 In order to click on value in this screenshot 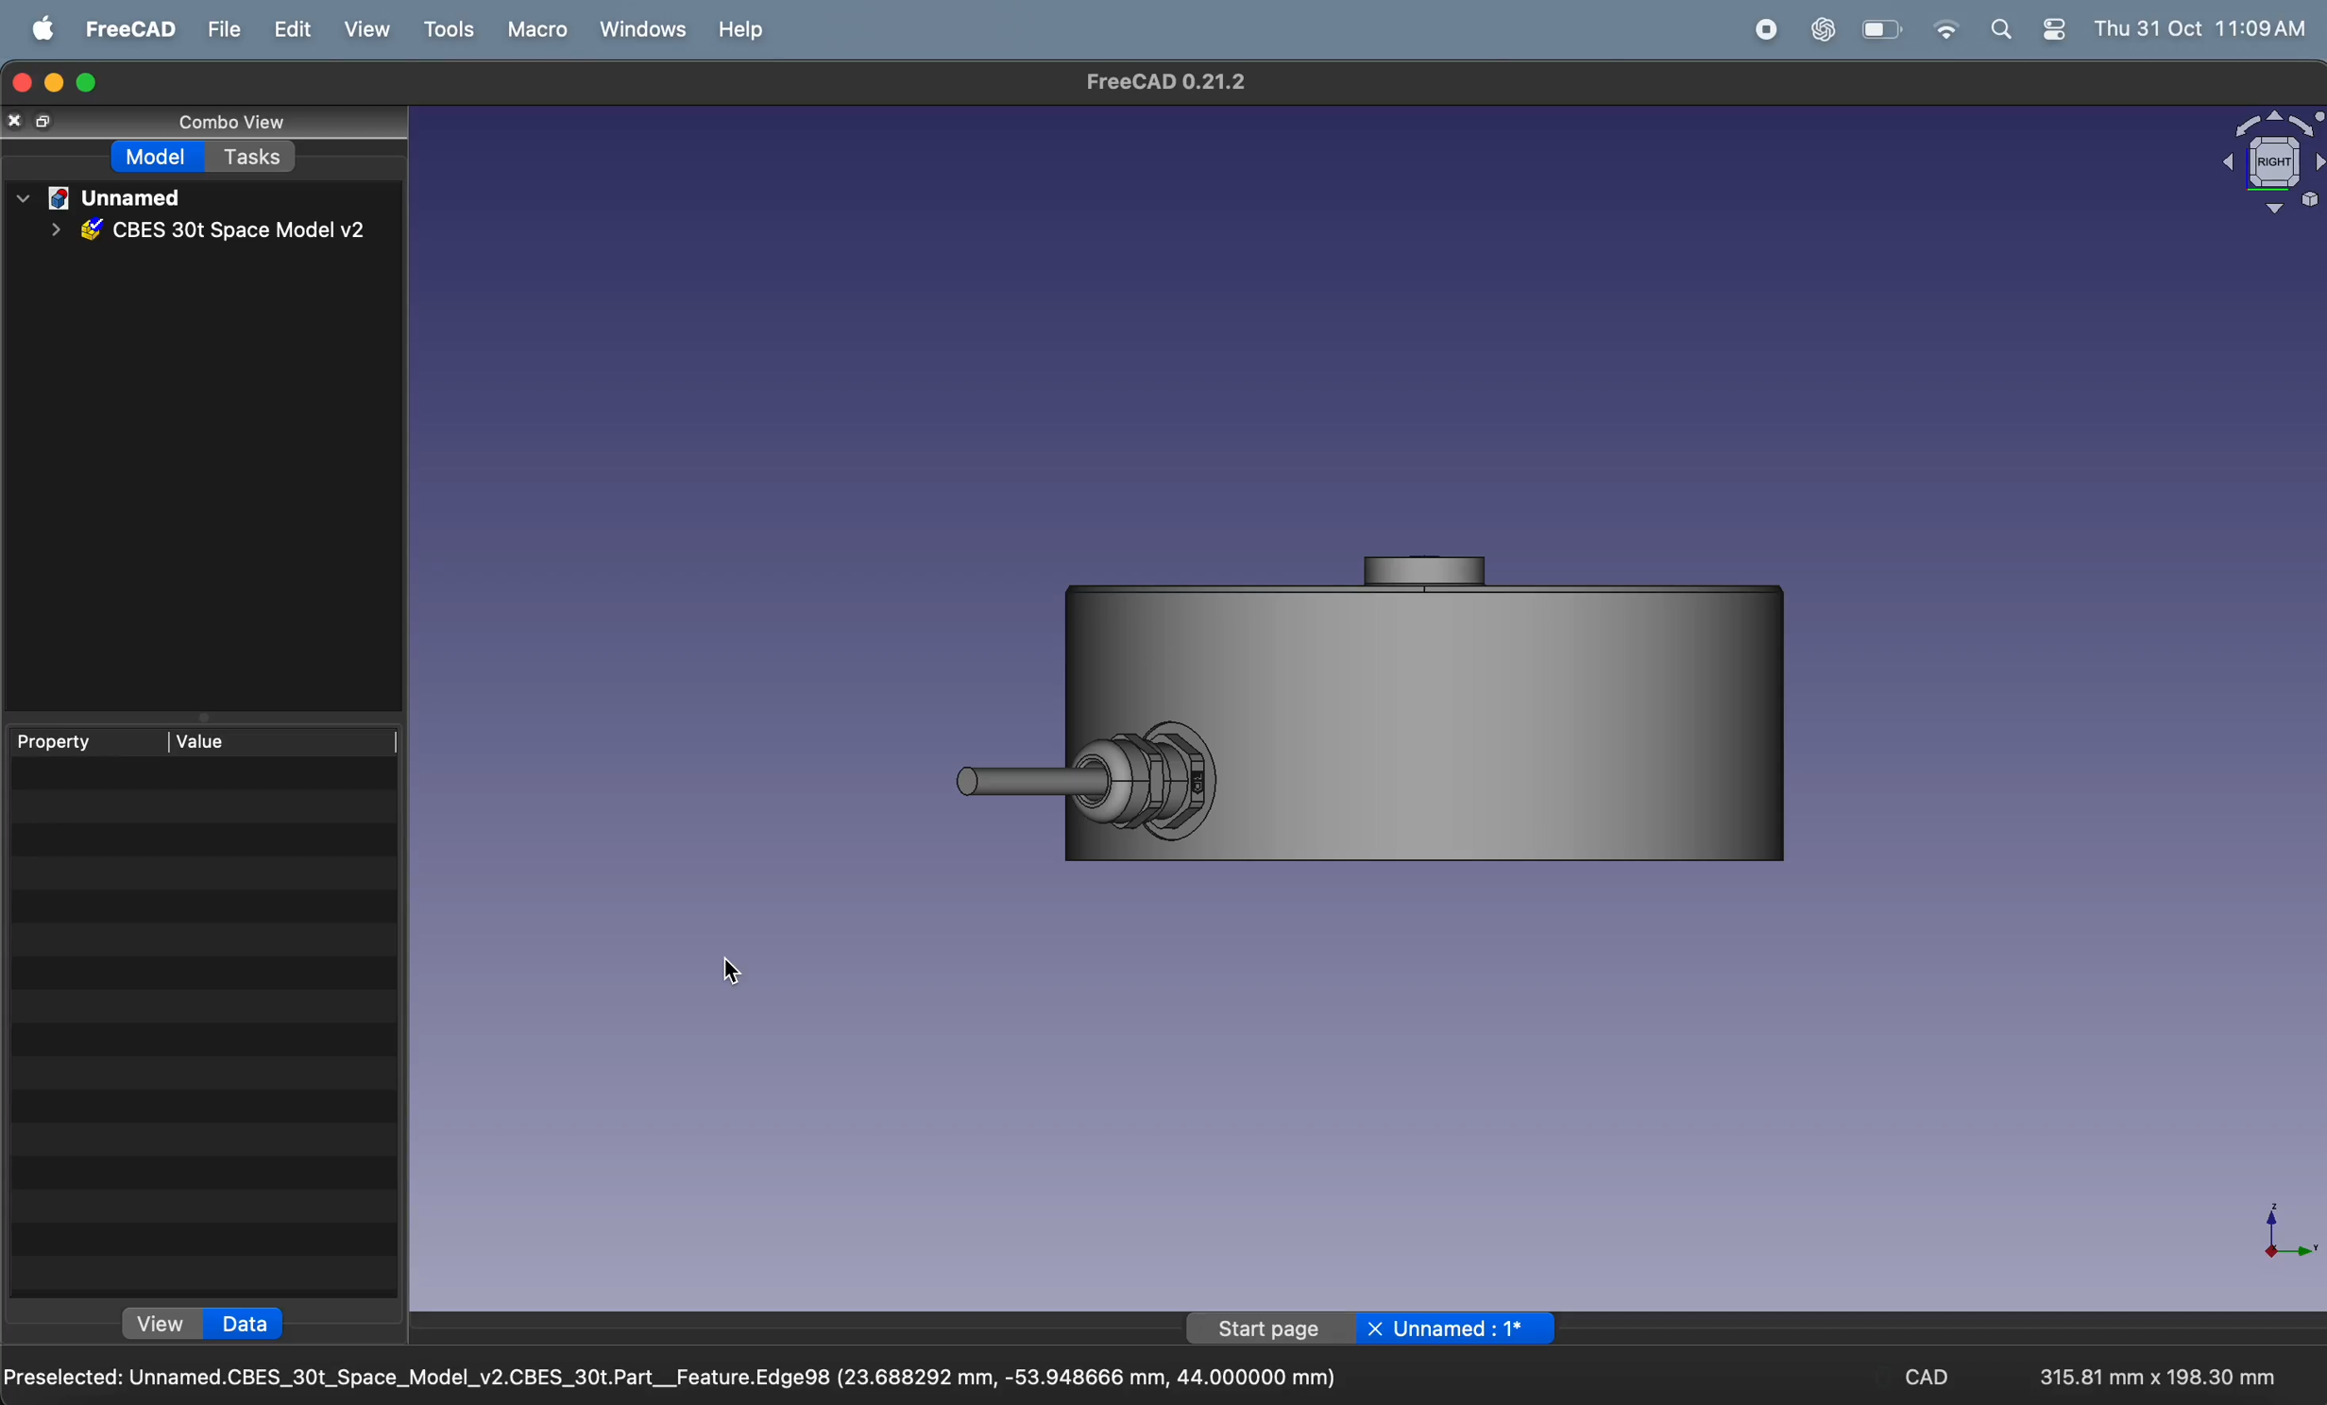, I will do `click(225, 741)`.